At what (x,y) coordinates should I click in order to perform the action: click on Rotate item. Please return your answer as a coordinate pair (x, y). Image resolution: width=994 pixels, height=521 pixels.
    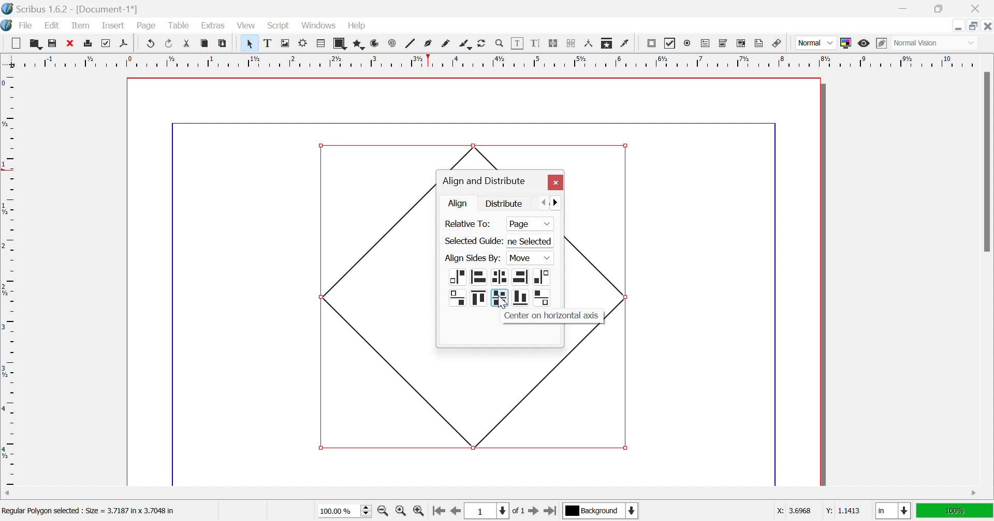
    Looking at the image, I should click on (481, 43).